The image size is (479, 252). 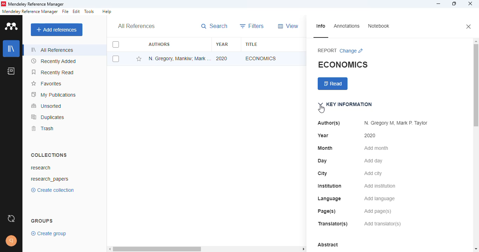 I want to click on read, so click(x=333, y=84).